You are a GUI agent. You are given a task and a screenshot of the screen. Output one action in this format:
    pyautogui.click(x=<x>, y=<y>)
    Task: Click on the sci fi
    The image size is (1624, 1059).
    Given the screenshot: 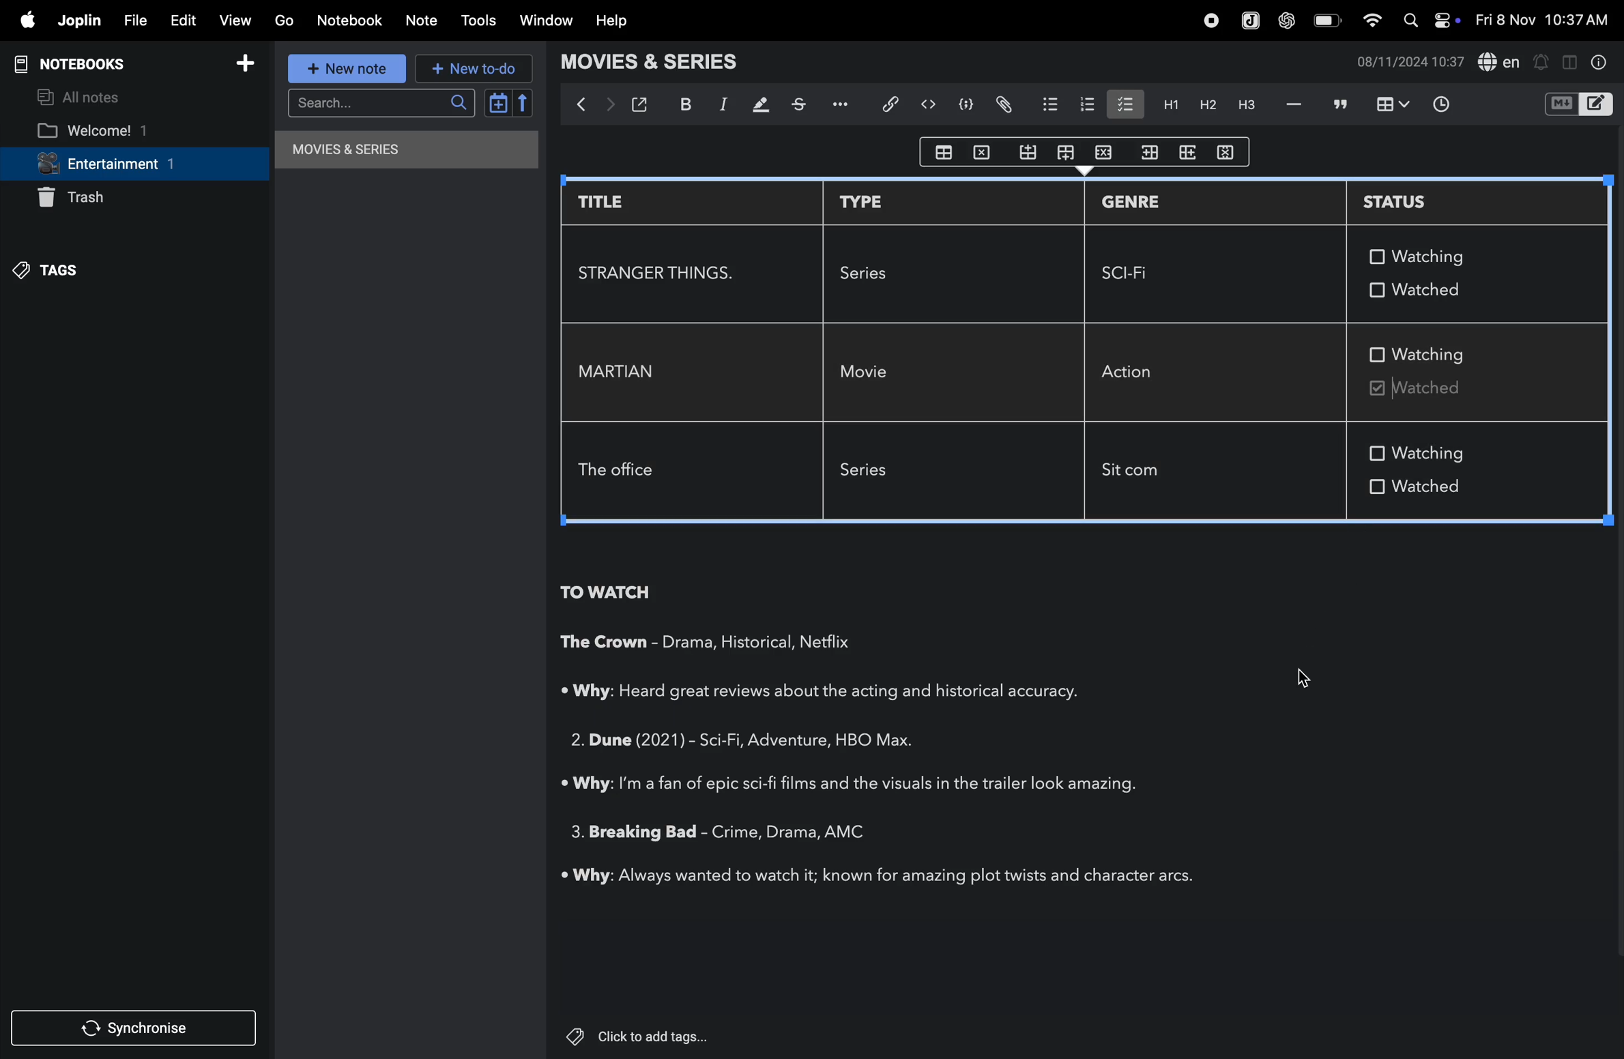 What is the action you would take?
    pyautogui.click(x=1134, y=274)
    